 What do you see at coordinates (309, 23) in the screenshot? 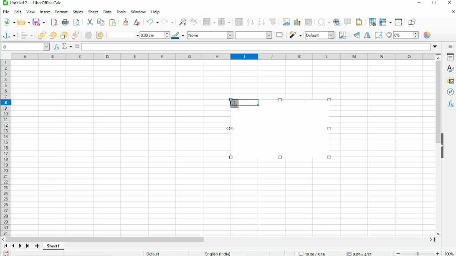
I see `Insert or edit pivot table` at bounding box center [309, 23].